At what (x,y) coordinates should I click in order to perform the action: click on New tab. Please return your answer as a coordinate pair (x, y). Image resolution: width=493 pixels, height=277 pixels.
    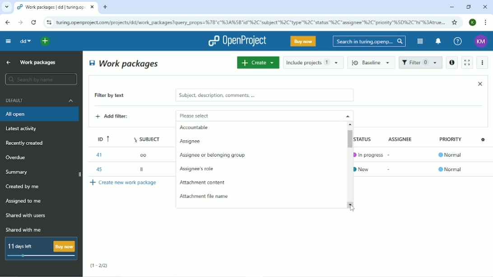
    Looking at the image, I should click on (105, 7).